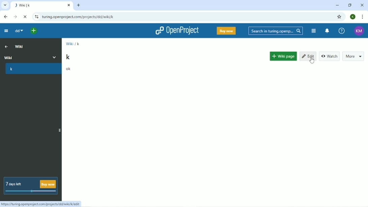 The image size is (368, 207). What do you see at coordinates (353, 55) in the screenshot?
I see `More` at bounding box center [353, 55].